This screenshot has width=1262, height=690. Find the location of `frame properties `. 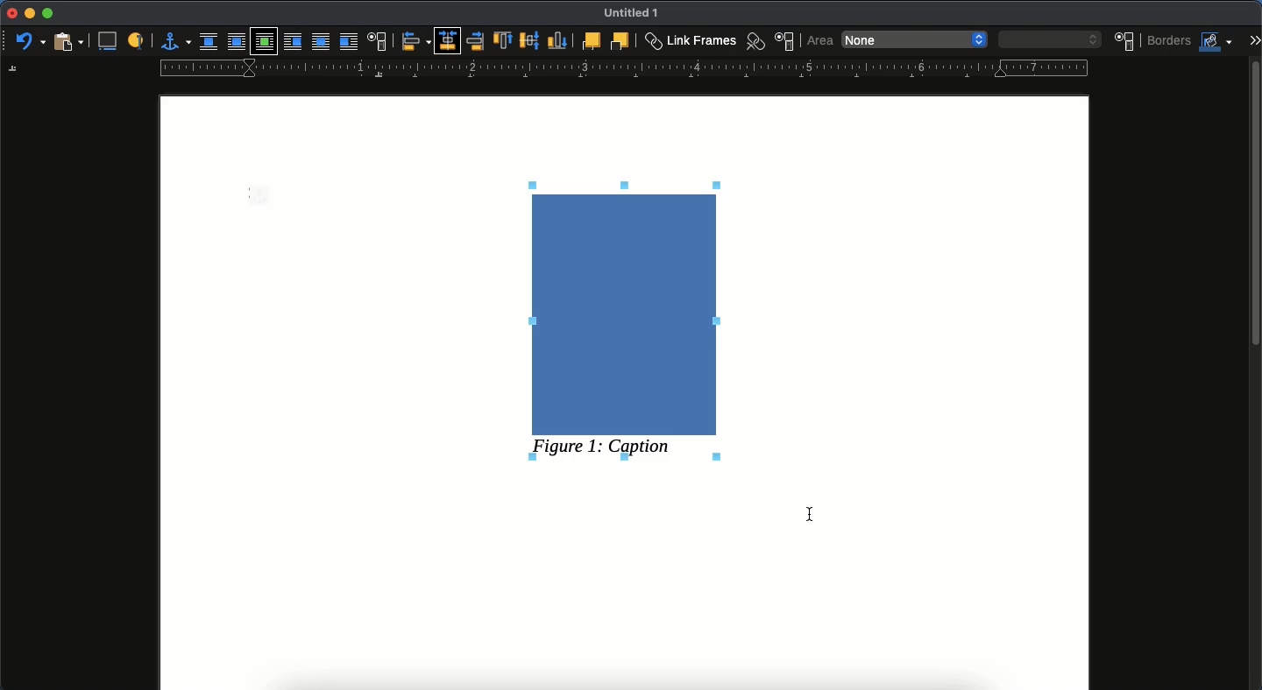

frame properties  is located at coordinates (783, 41).